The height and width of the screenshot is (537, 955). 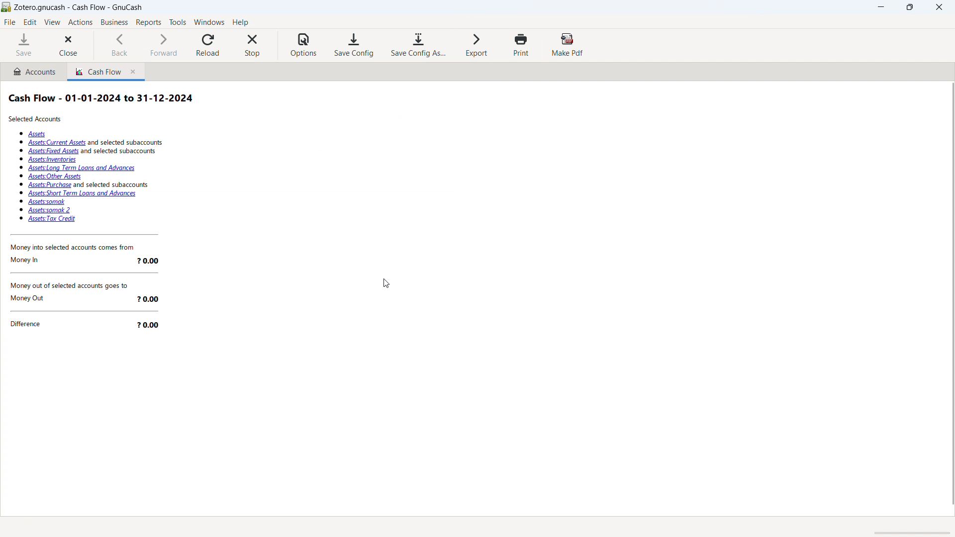 What do you see at coordinates (164, 45) in the screenshot?
I see `forward` at bounding box center [164, 45].